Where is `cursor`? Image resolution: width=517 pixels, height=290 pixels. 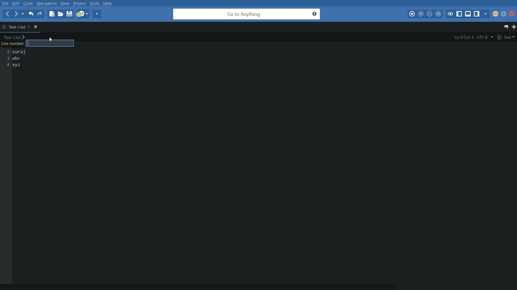
cursor is located at coordinates (52, 39).